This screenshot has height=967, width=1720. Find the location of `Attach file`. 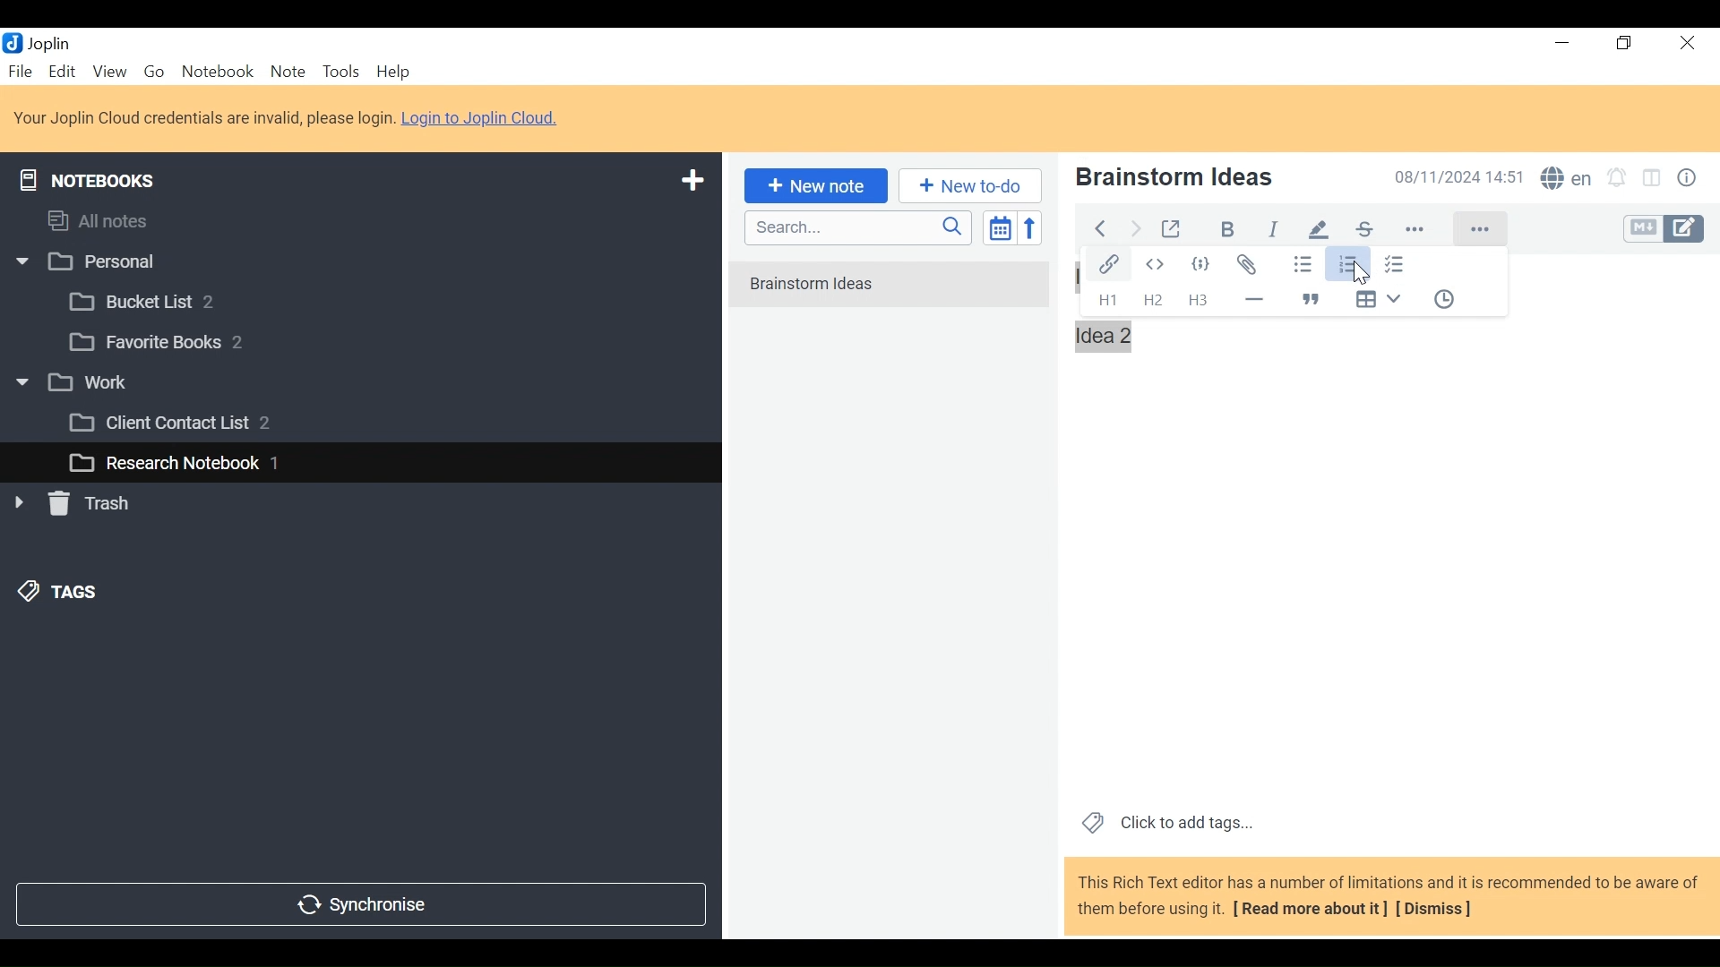

Attach file is located at coordinates (1248, 265).